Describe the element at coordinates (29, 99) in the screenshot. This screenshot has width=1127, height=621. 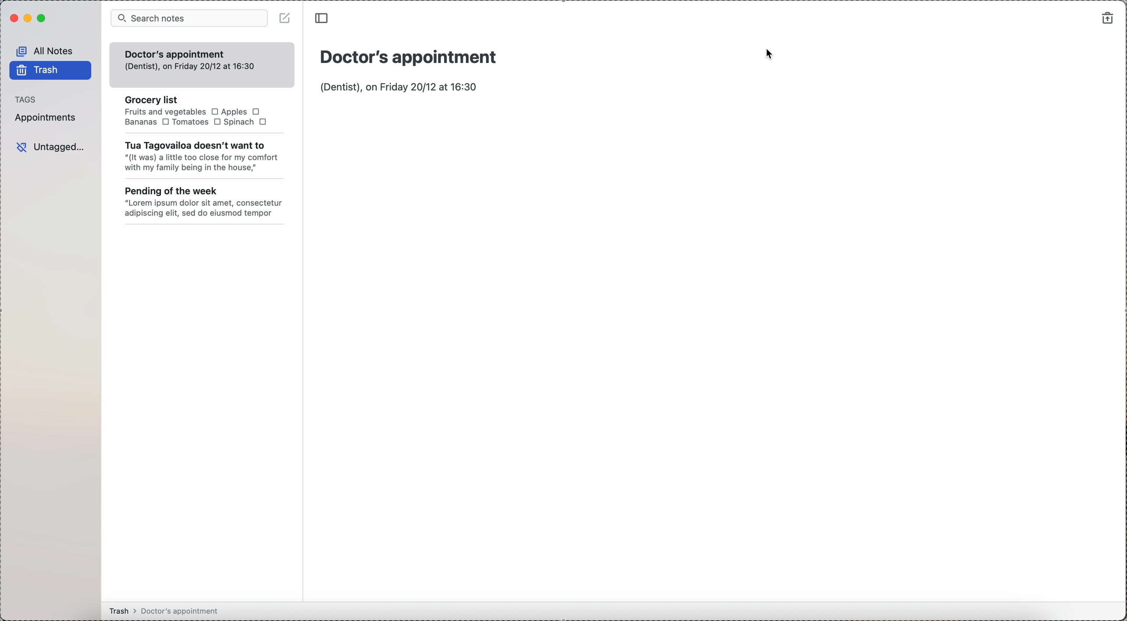
I see `tags` at that location.